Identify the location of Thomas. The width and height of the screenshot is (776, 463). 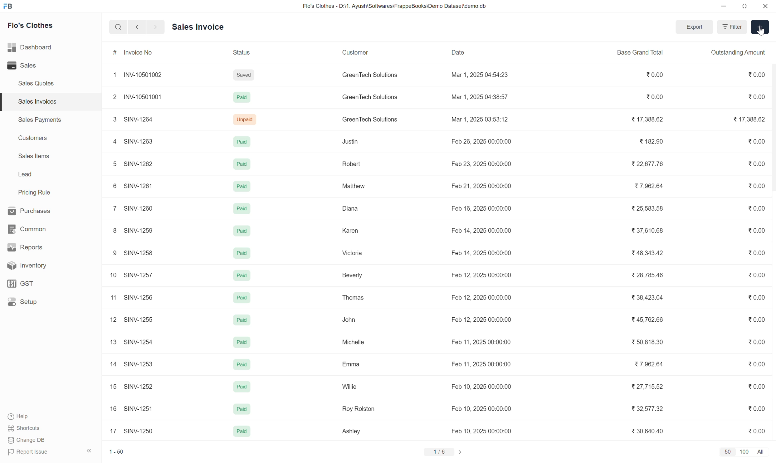
(353, 298).